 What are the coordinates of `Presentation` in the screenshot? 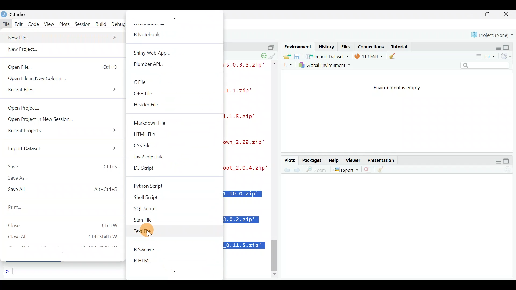 It's located at (382, 161).